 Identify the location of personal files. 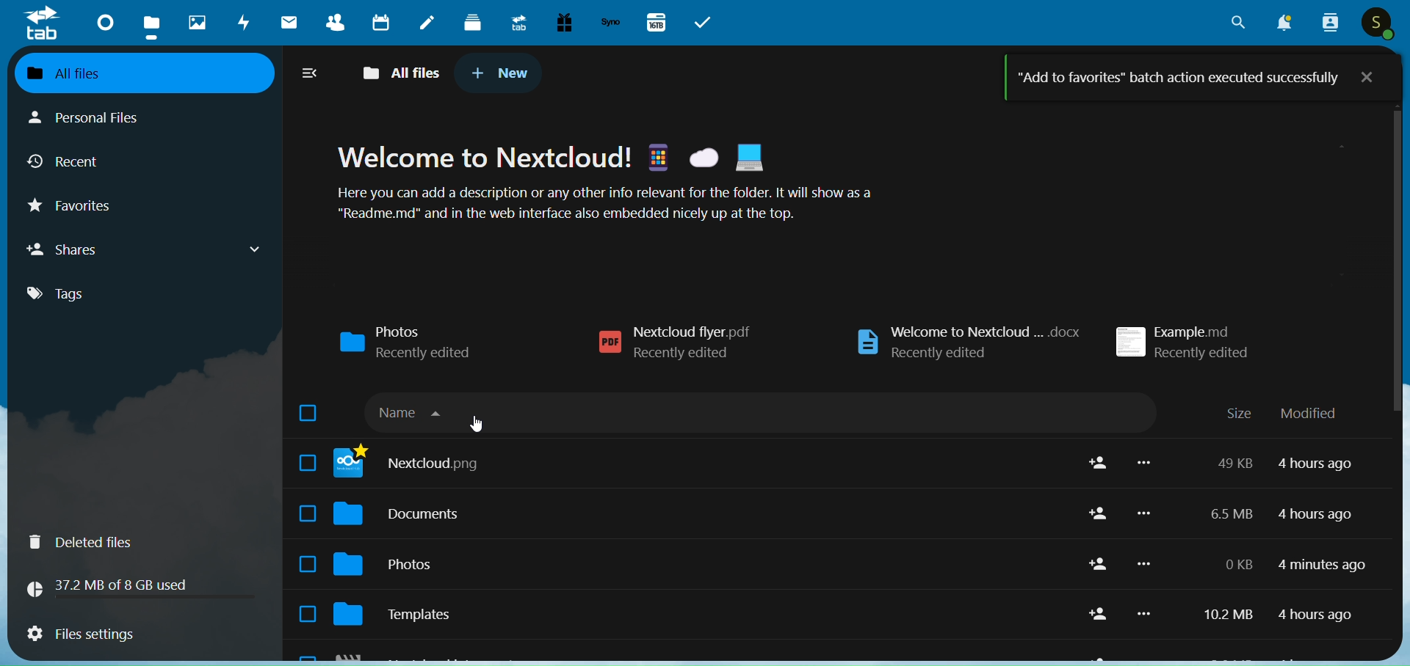
(100, 120).